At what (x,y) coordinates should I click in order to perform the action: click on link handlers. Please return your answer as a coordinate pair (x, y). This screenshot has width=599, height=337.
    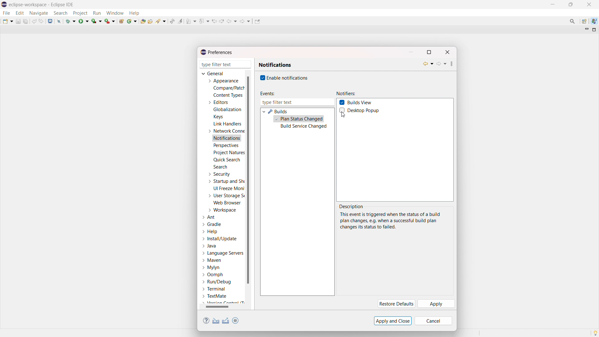
    Looking at the image, I should click on (227, 124).